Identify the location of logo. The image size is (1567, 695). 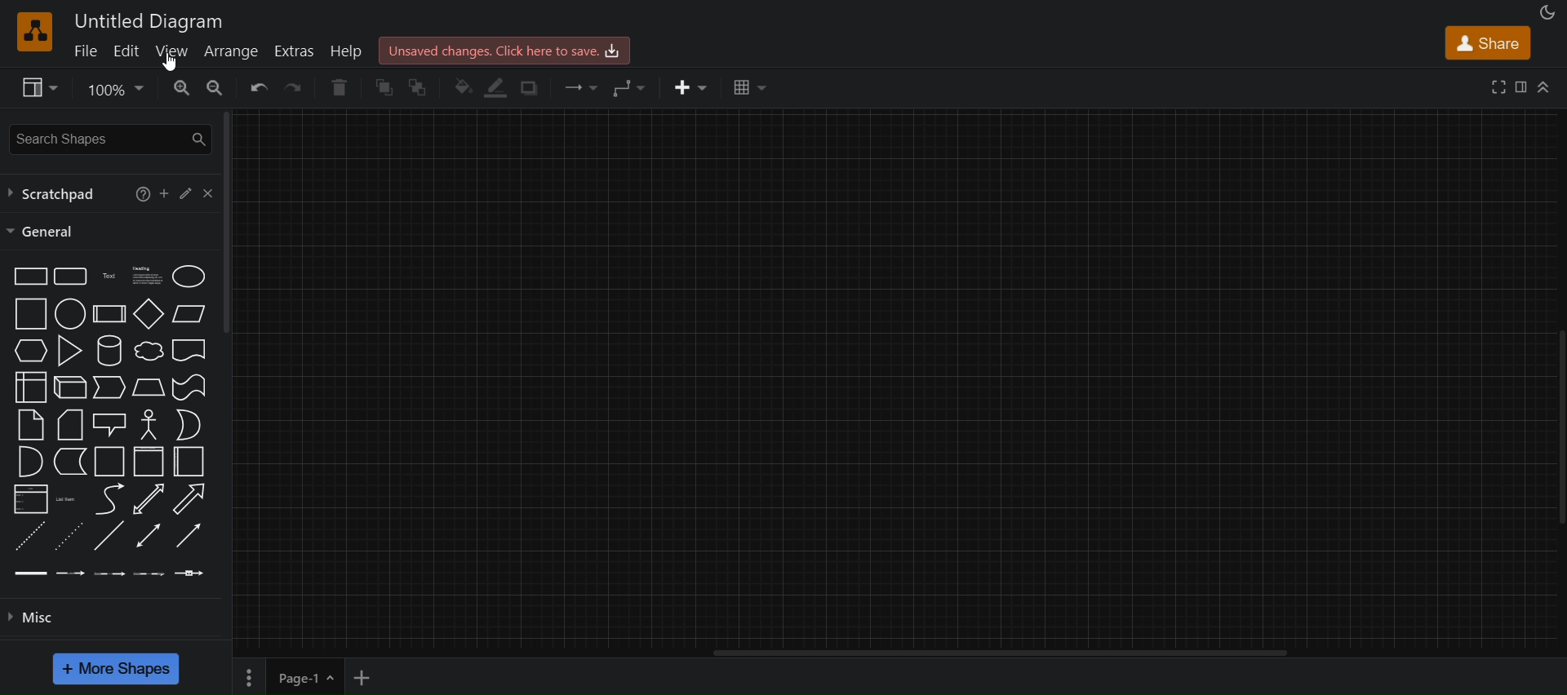
(33, 30).